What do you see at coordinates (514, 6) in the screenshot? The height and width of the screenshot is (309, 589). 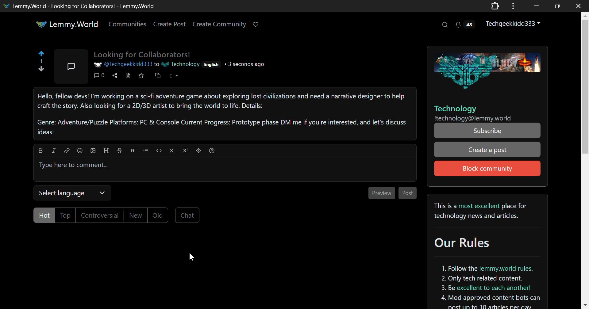 I see `Application Menu` at bounding box center [514, 6].